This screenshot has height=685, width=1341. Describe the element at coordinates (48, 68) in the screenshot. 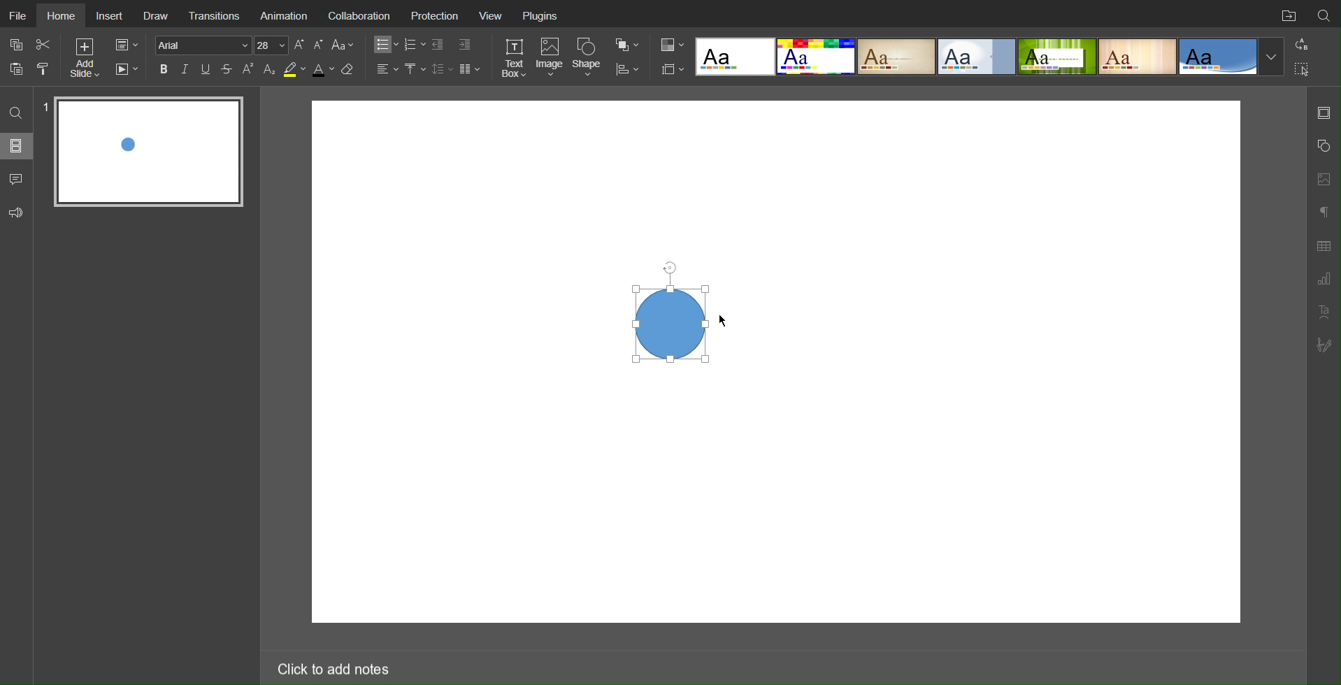

I see `copy style` at that location.